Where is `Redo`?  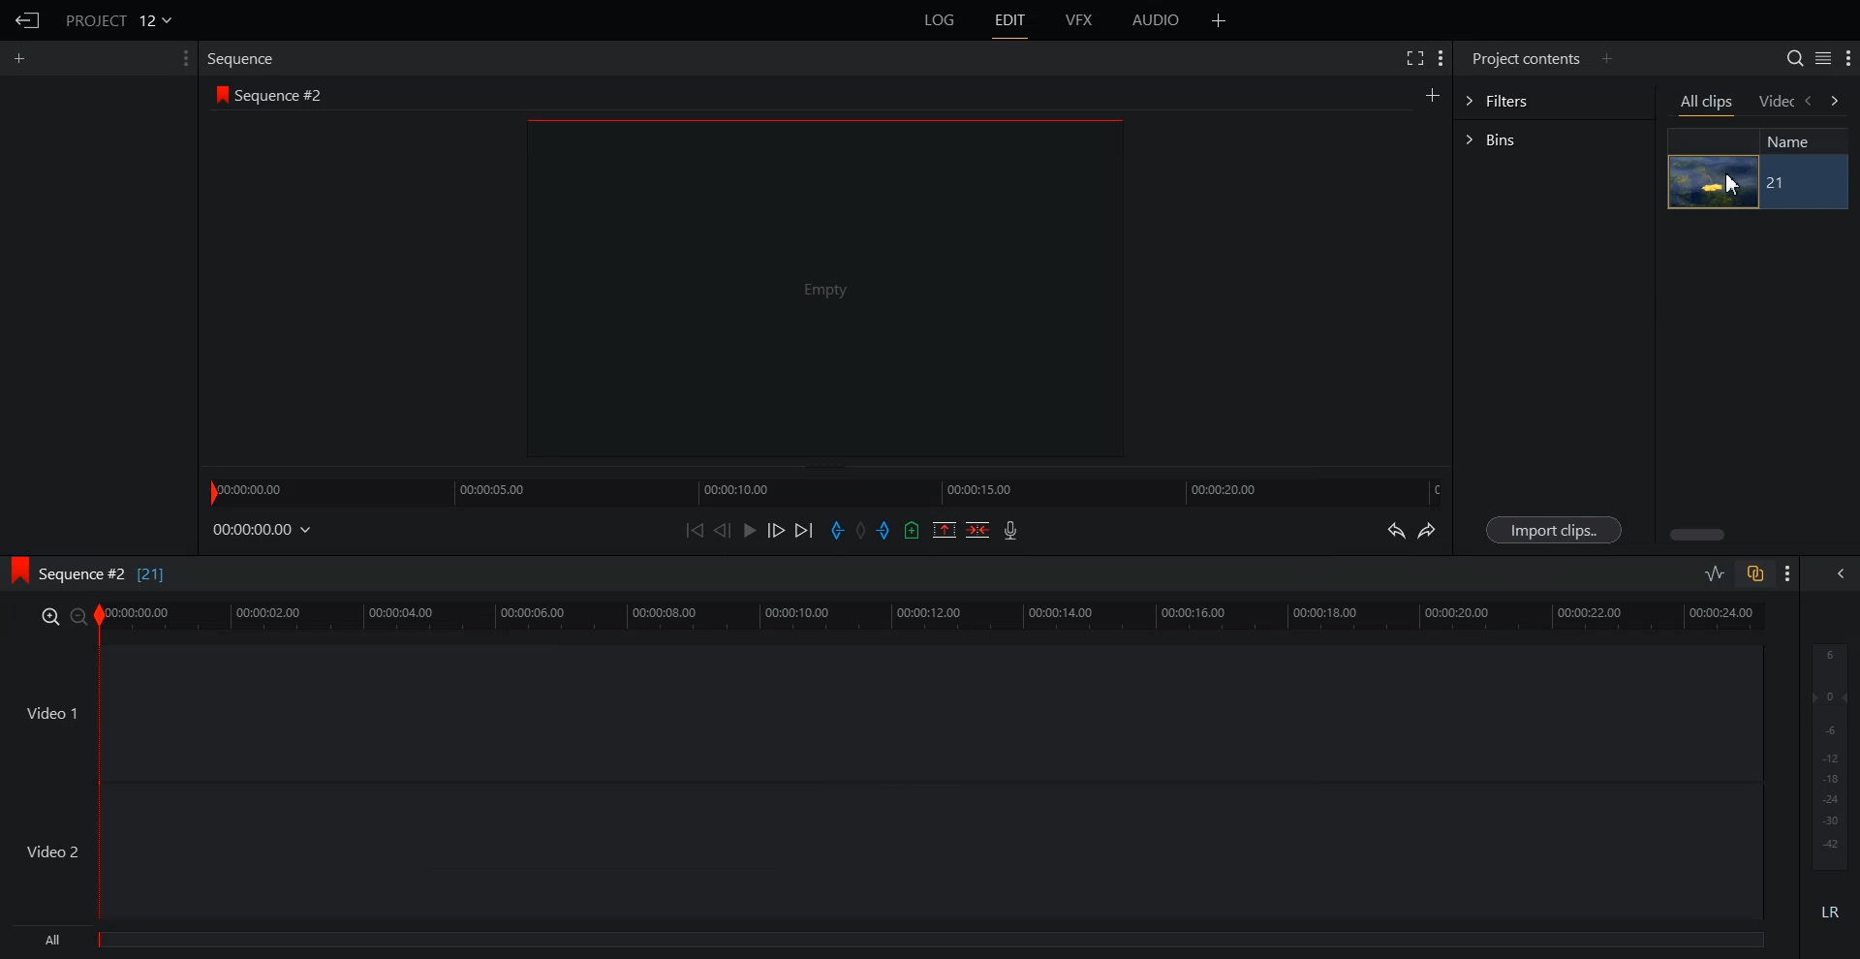 Redo is located at coordinates (1430, 532).